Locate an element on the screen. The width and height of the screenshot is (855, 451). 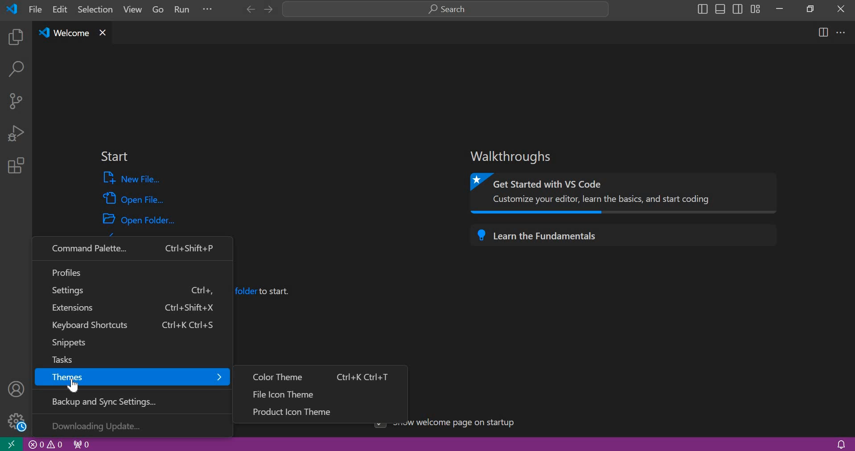
welcome is located at coordinates (62, 33).